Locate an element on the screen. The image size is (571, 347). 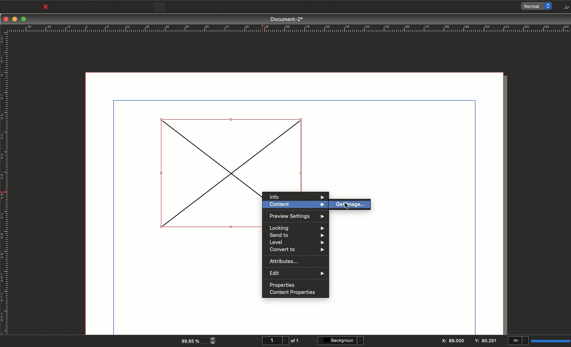
Table is located at coordinates (207, 8).